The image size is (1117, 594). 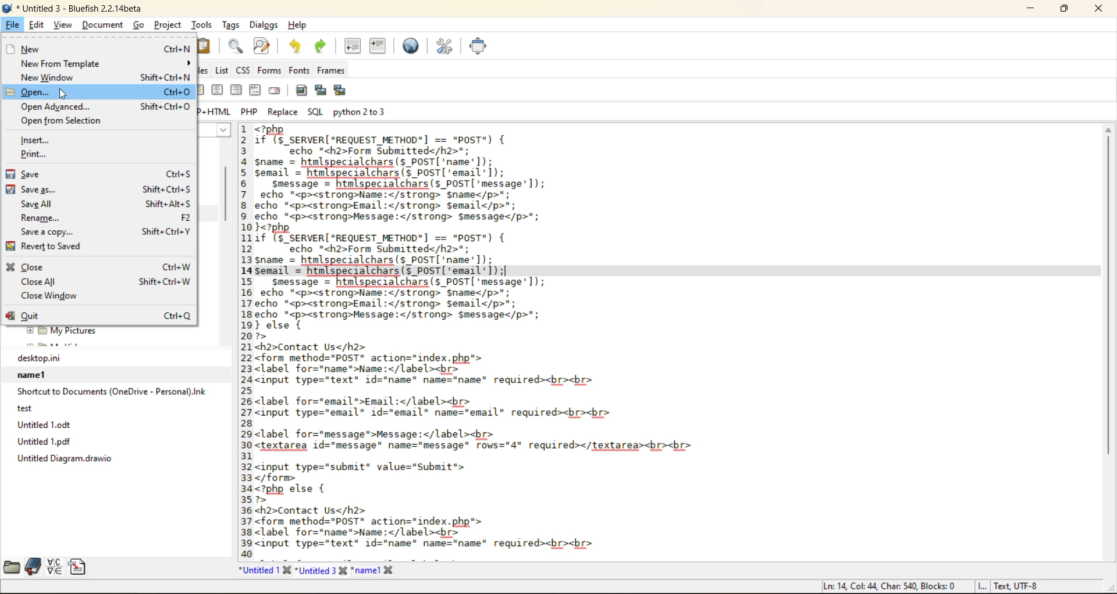 What do you see at coordinates (97, 317) in the screenshot?
I see `quit` at bounding box center [97, 317].